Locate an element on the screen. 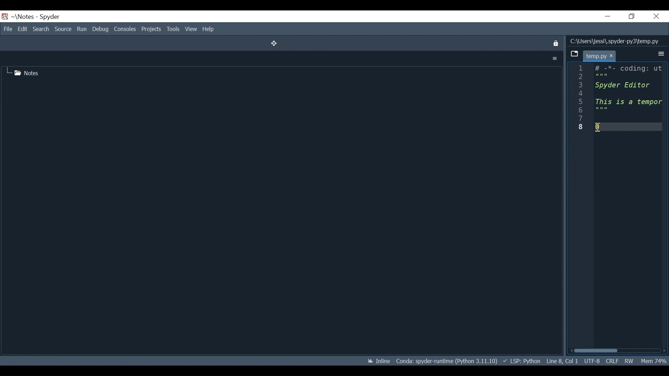  Run is located at coordinates (81, 29).